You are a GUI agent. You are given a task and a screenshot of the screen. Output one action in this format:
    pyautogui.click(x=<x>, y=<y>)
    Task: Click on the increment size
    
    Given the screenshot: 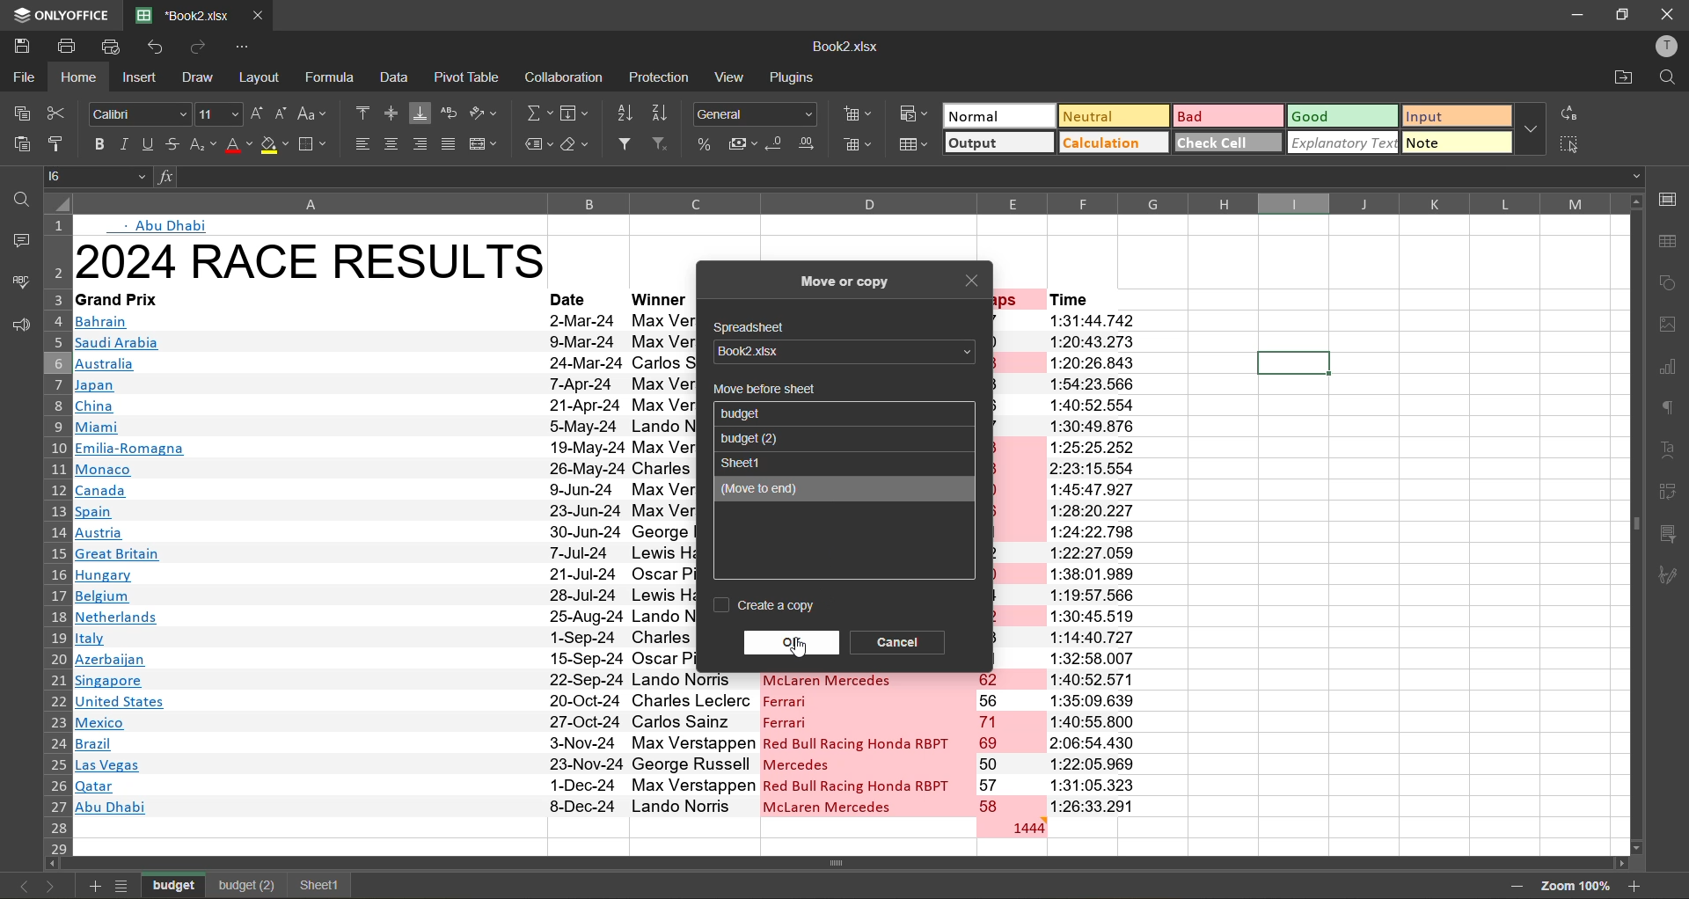 What is the action you would take?
    pyautogui.click(x=258, y=113)
    